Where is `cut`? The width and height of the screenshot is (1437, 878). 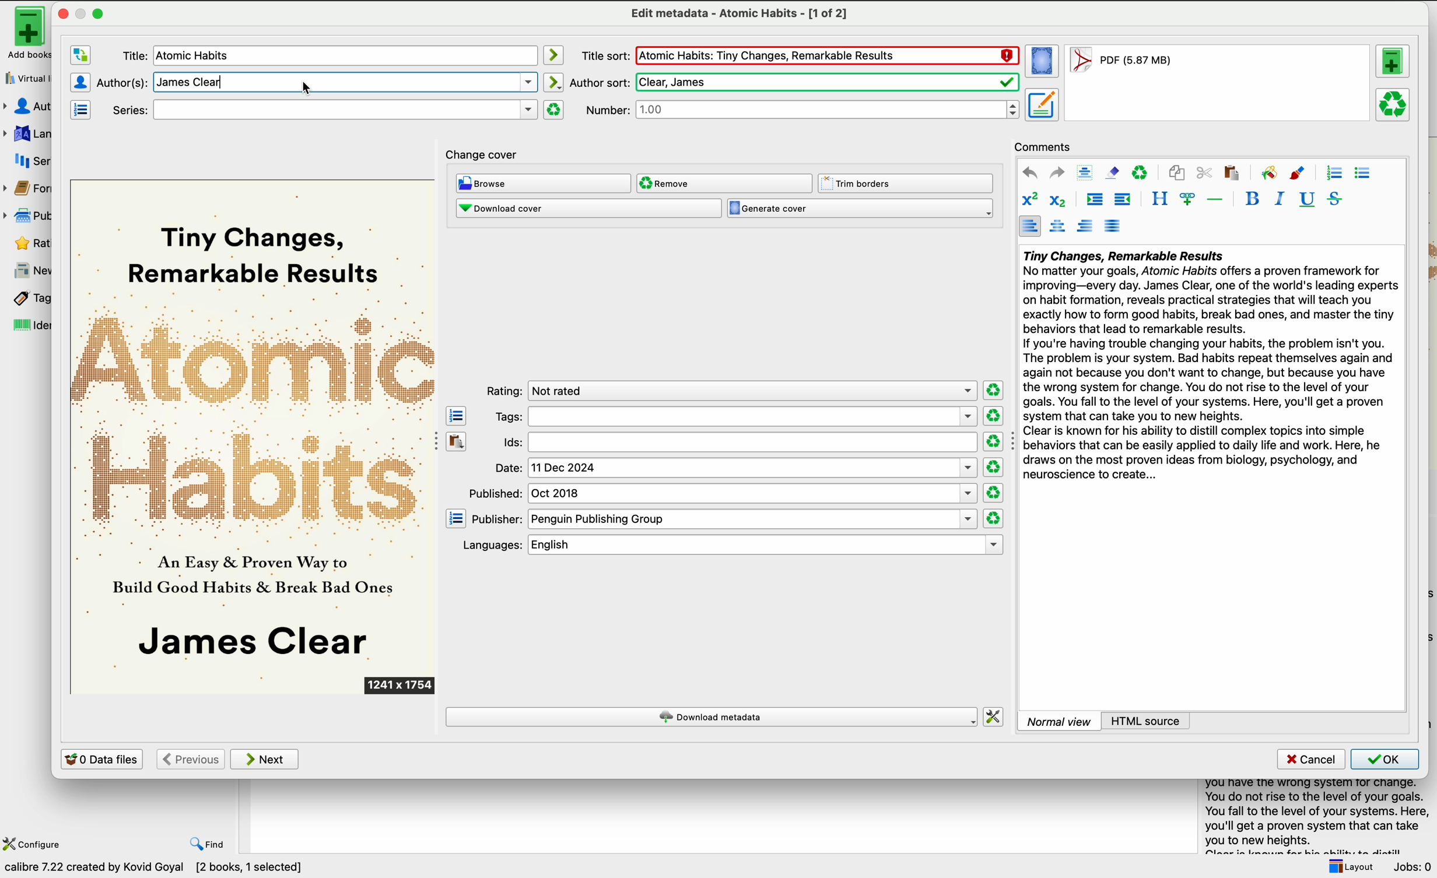 cut is located at coordinates (1204, 173).